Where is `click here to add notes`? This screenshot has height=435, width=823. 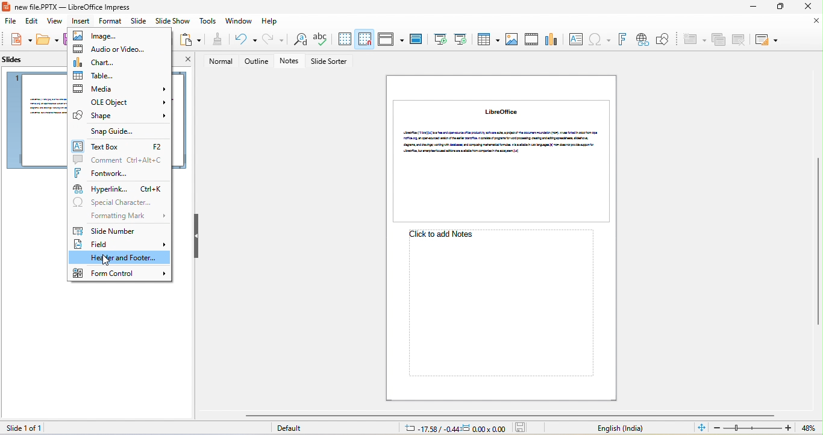 click here to add notes is located at coordinates (496, 306).